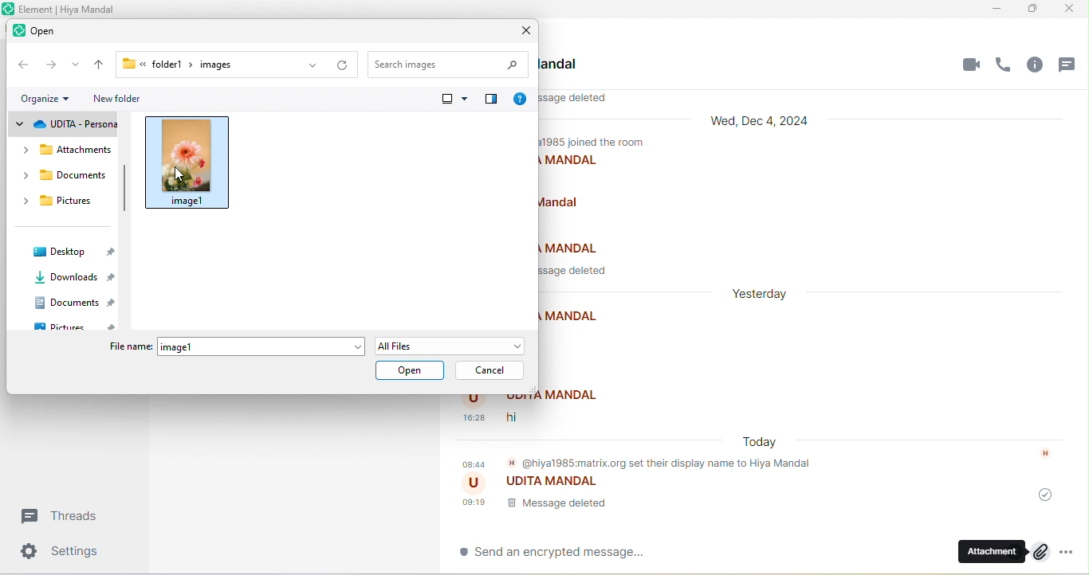 Image resolution: width=1089 pixels, height=575 pixels. What do you see at coordinates (449, 346) in the screenshot?
I see `all file` at bounding box center [449, 346].